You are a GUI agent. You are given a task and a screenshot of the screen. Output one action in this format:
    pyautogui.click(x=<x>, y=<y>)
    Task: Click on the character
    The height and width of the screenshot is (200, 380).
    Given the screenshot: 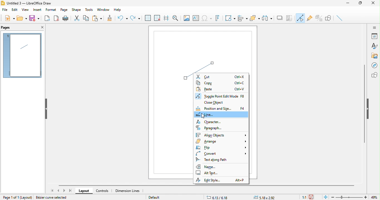 What is the action you would take?
    pyautogui.click(x=209, y=122)
    